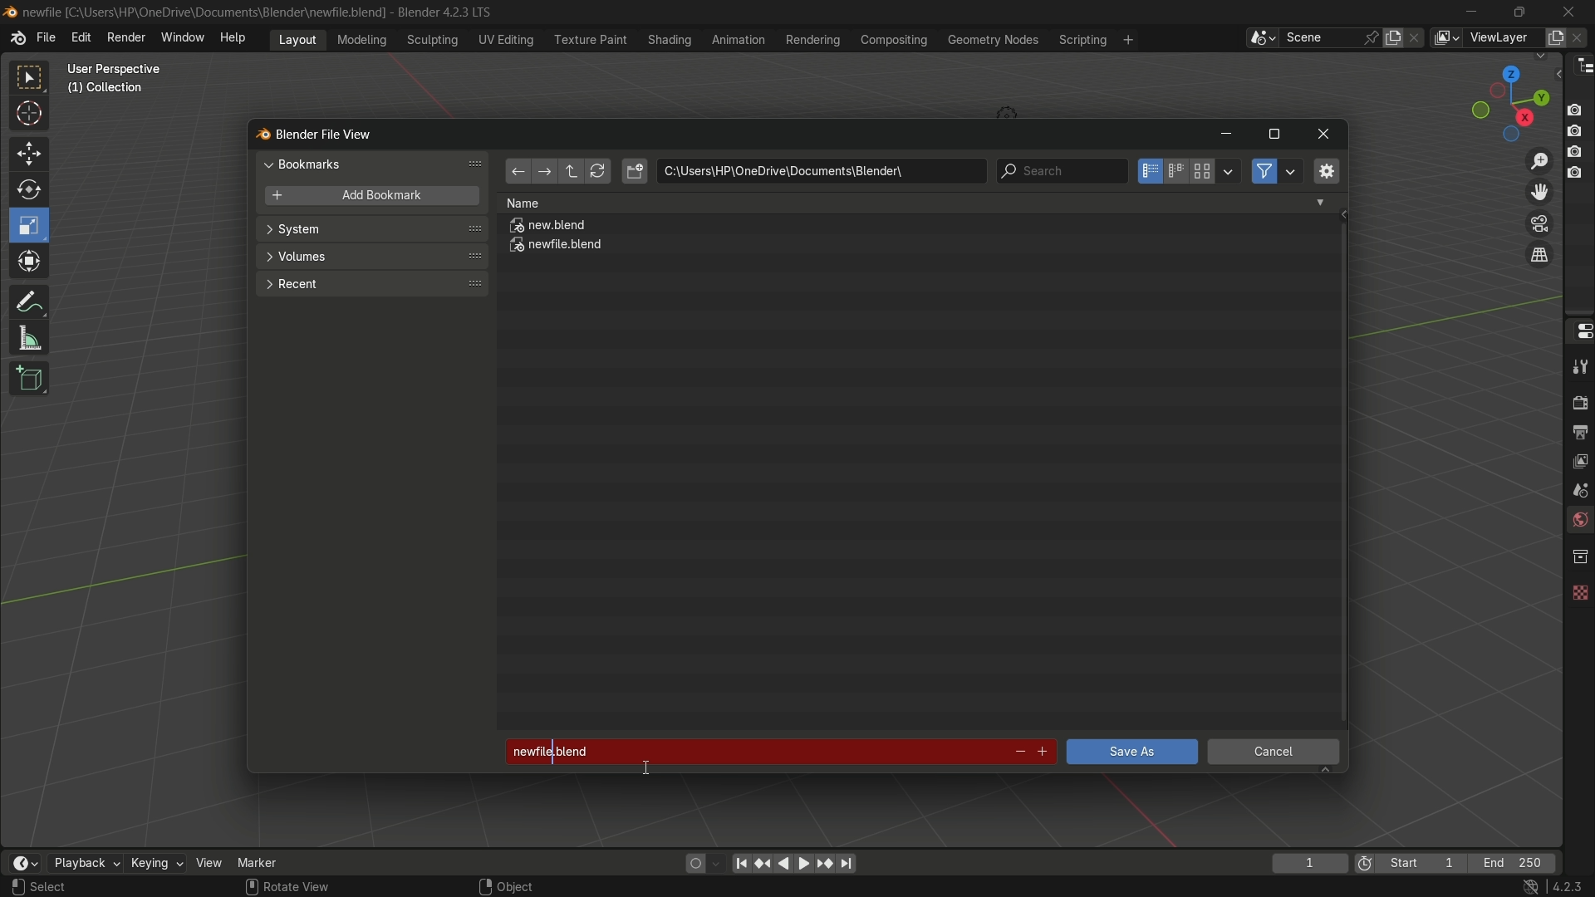  What do you see at coordinates (821, 171) in the screenshot?
I see `location` at bounding box center [821, 171].